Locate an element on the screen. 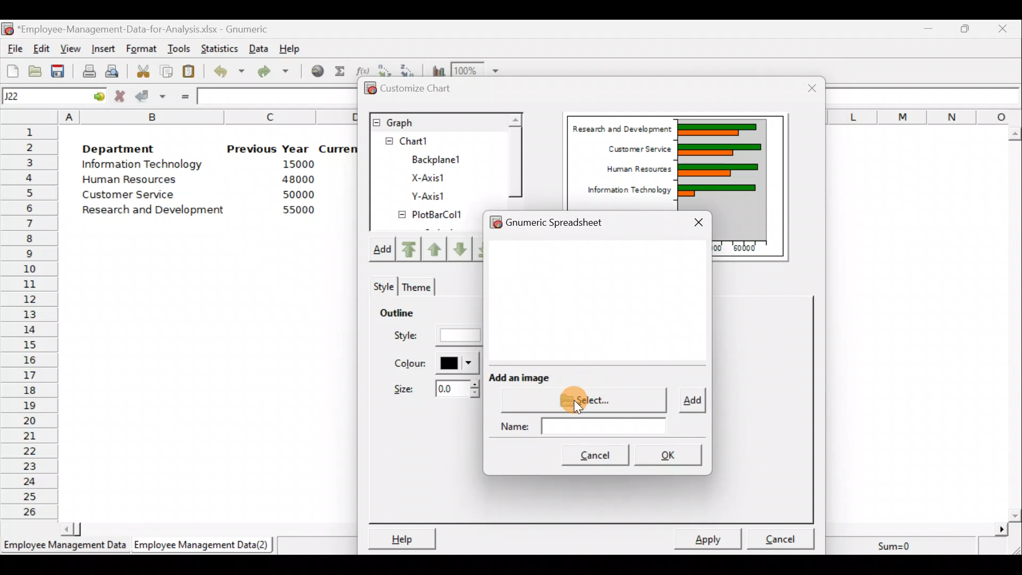 This screenshot has width=1022, height=575. Create a new workbook is located at coordinates (12, 70).